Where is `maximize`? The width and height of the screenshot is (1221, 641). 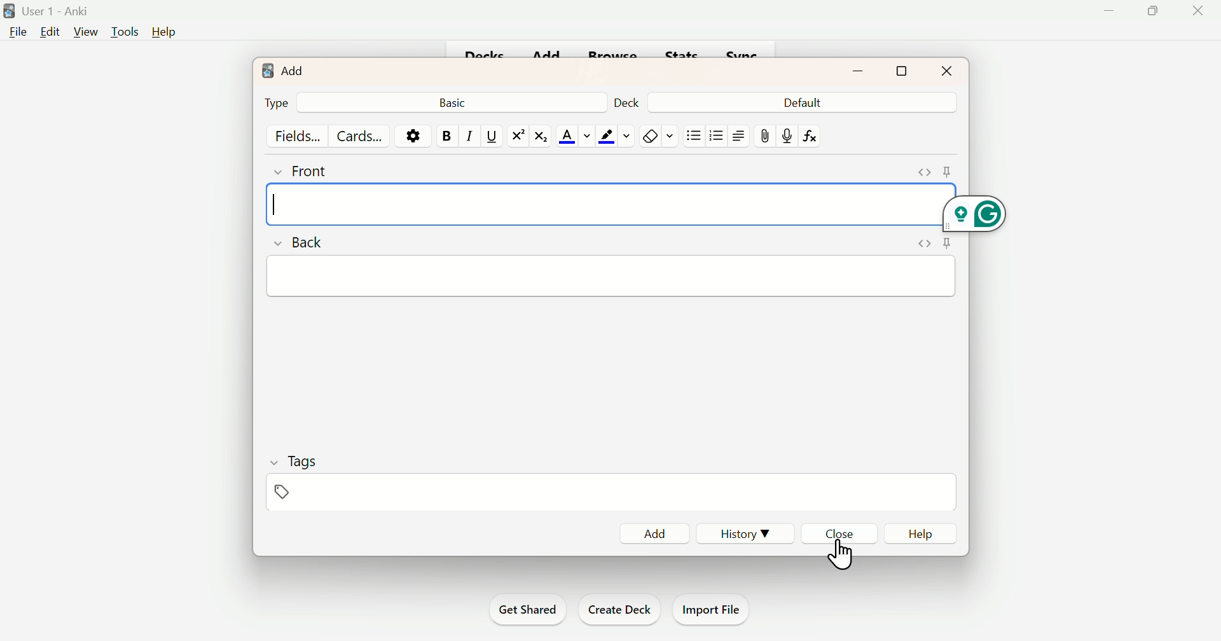
maximize is located at coordinates (900, 72).